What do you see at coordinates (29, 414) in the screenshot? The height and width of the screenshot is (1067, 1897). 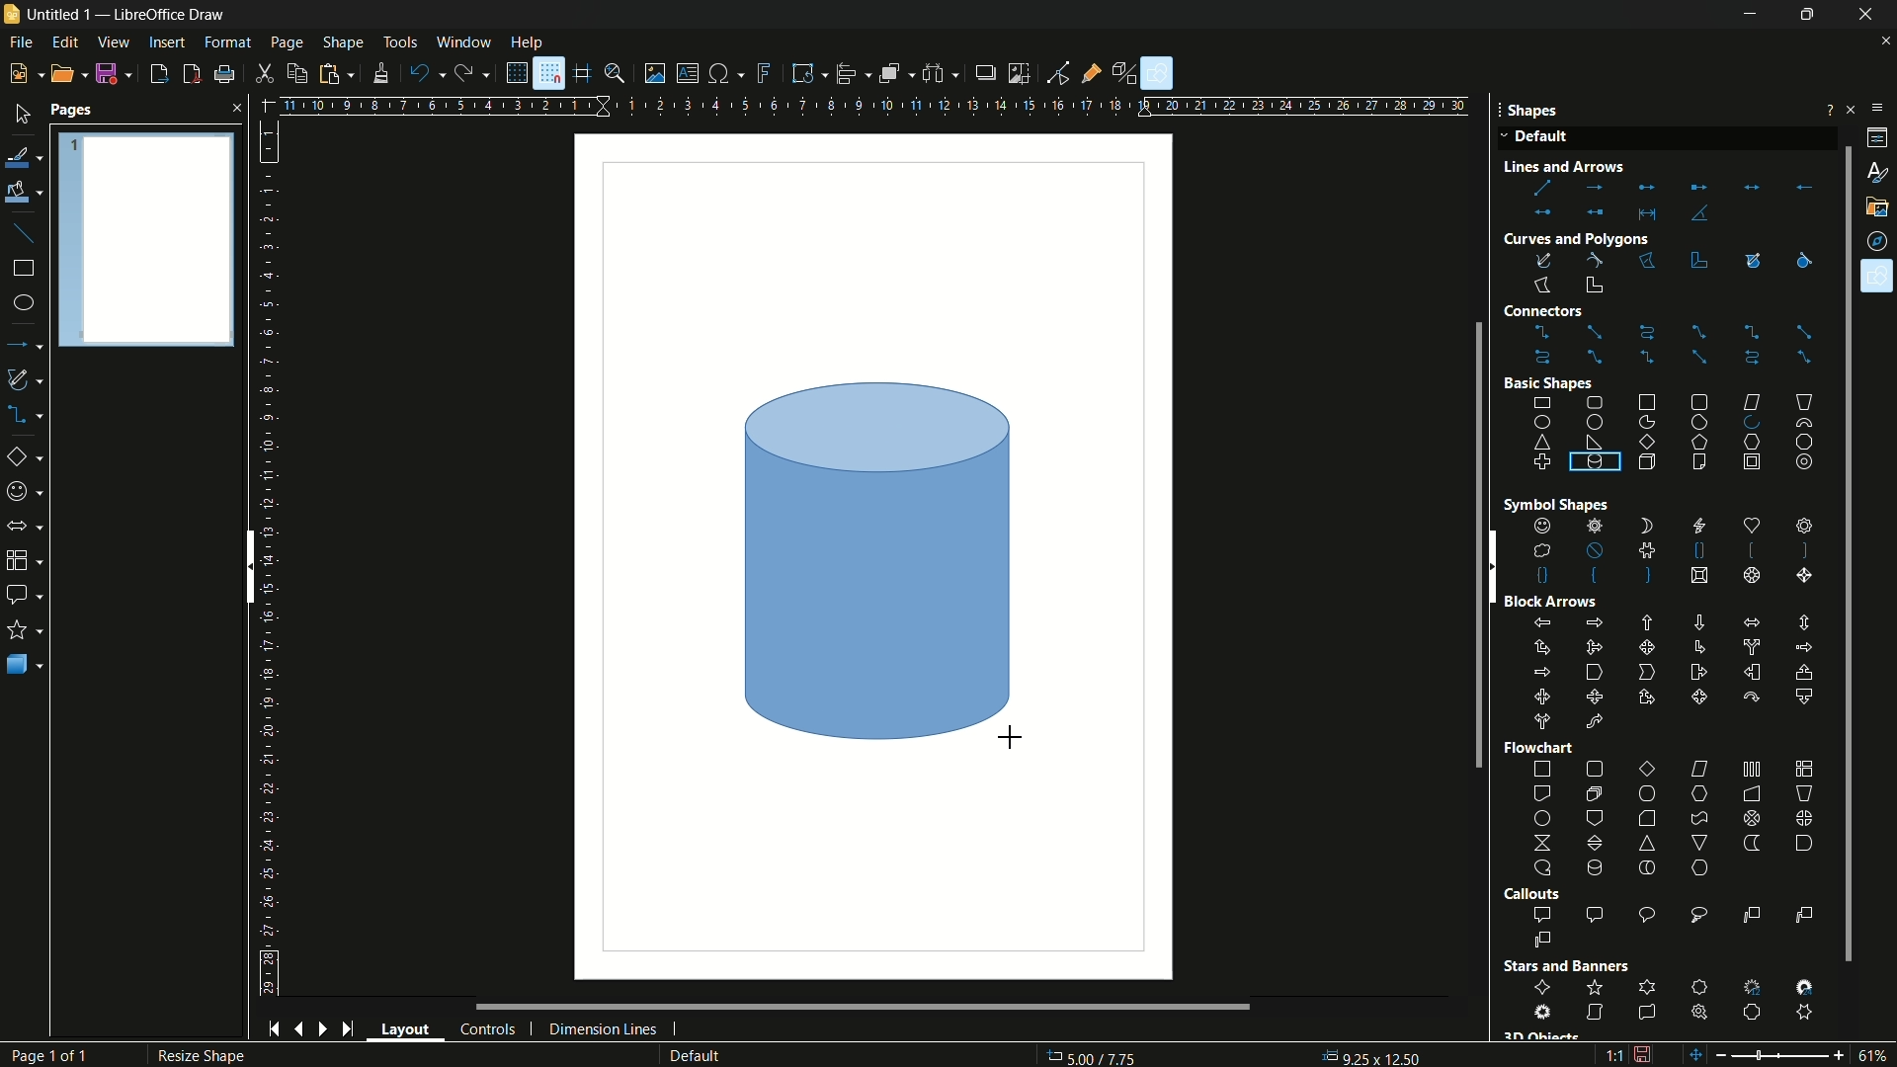 I see `connectors` at bounding box center [29, 414].